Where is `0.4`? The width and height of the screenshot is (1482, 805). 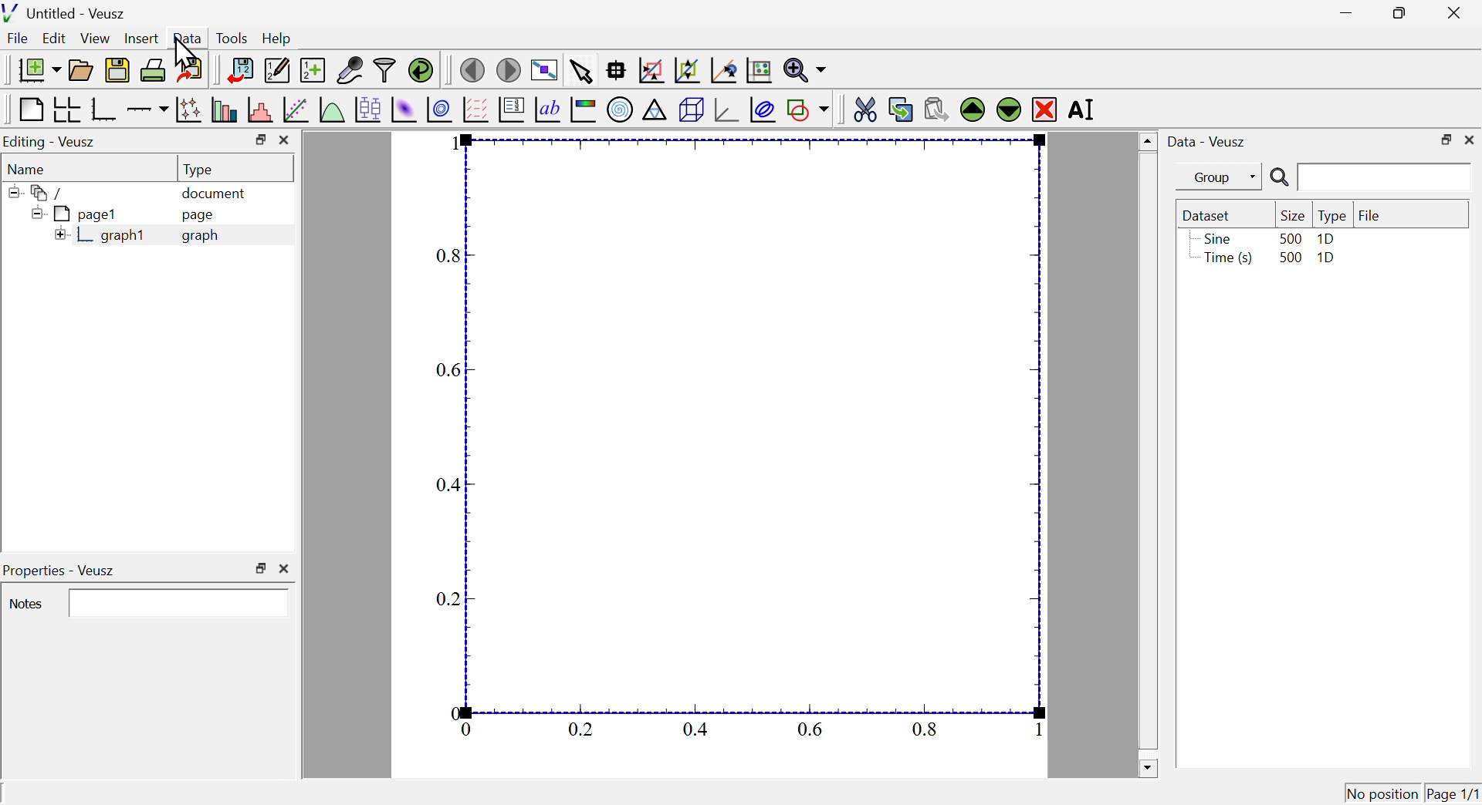 0.4 is located at coordinates (446, 485).